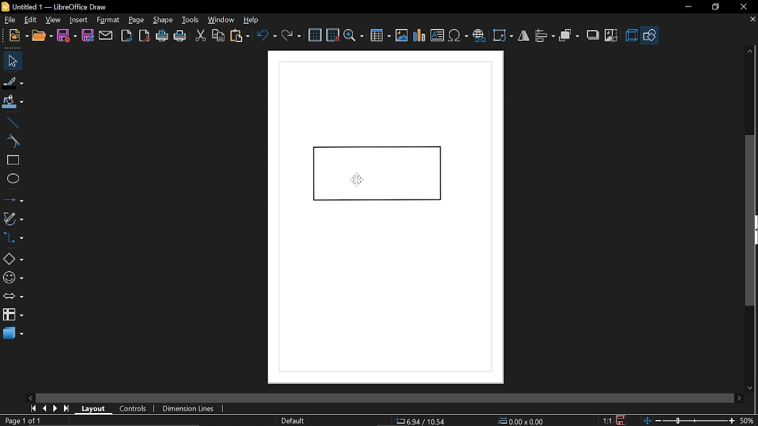 The image size is (758, 426). I want to click on insert hyperlink, so click(479, 35).